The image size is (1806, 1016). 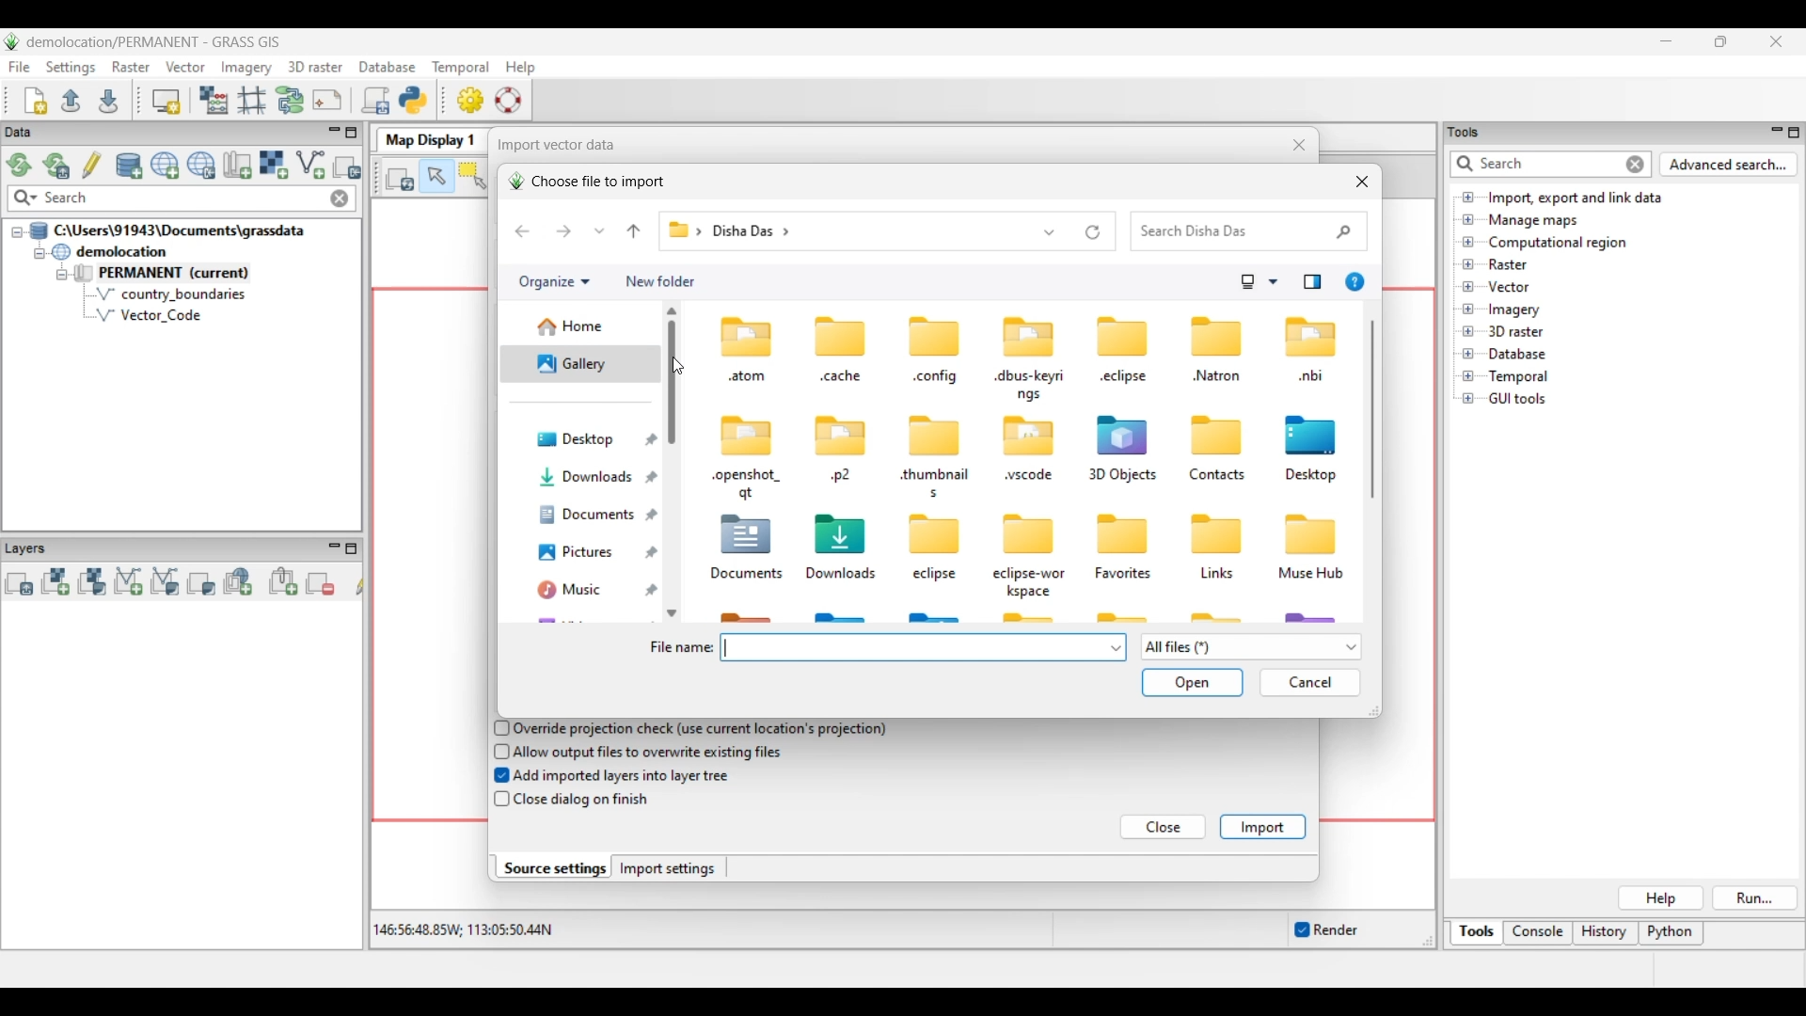 I want to click on nbi, so click(x=1312, y=377).